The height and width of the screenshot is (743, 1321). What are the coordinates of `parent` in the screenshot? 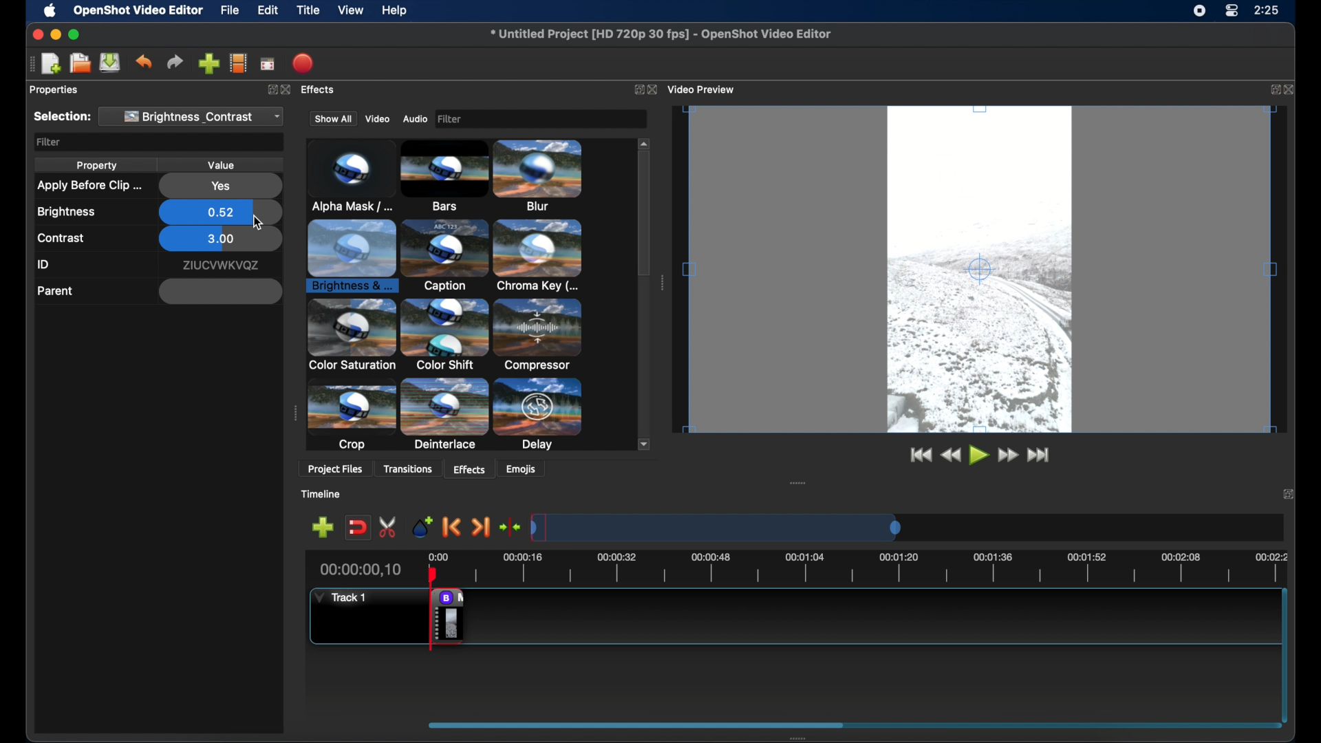 It's located at (55, 291).